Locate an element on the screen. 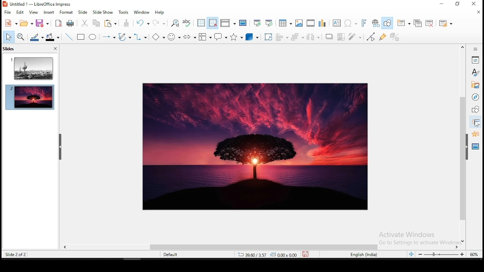 The image size is (484, 272). open is located at coordinates (25, 23).